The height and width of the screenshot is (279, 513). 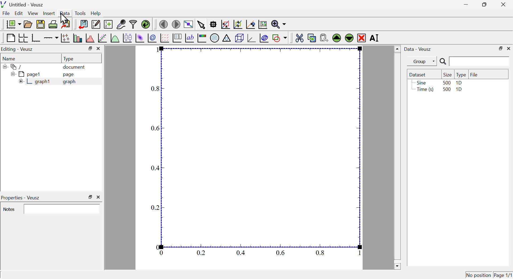 What do you see at coordinates (509, 48) in the screenshot?
I see `close` at bounding box center [509, 48].